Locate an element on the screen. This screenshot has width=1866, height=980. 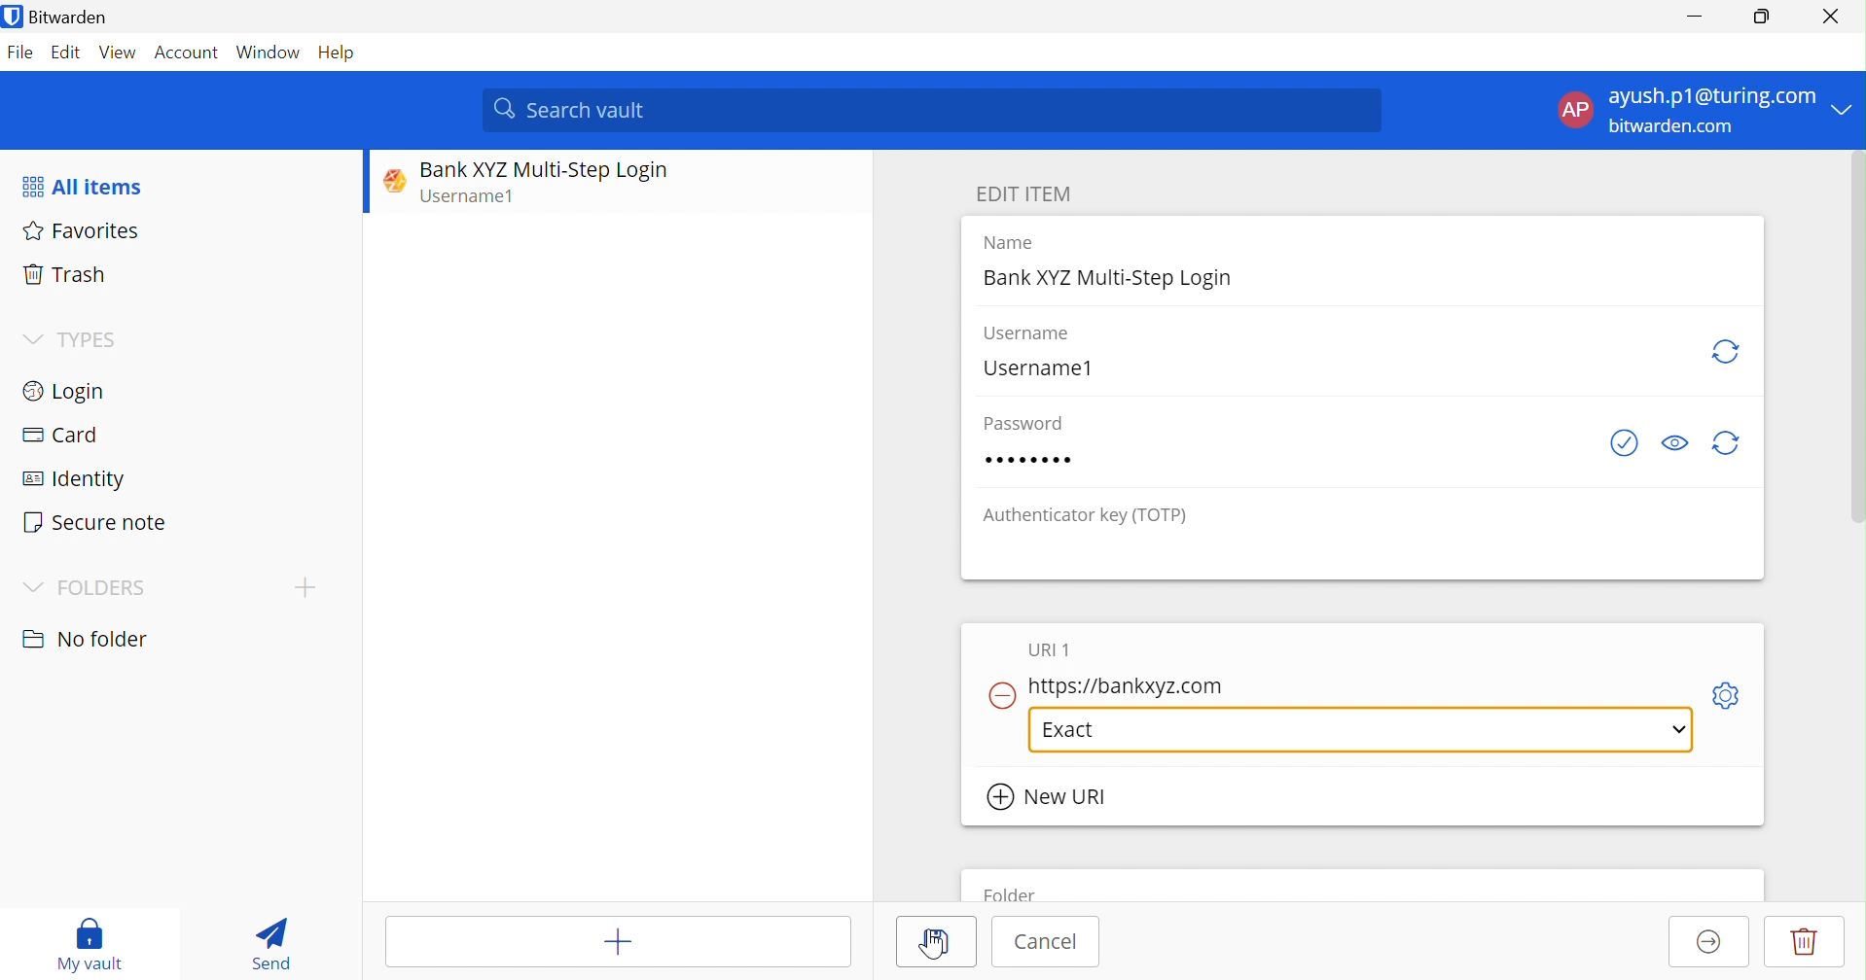
bitwarden.com is located at coordinates (1673, 126).